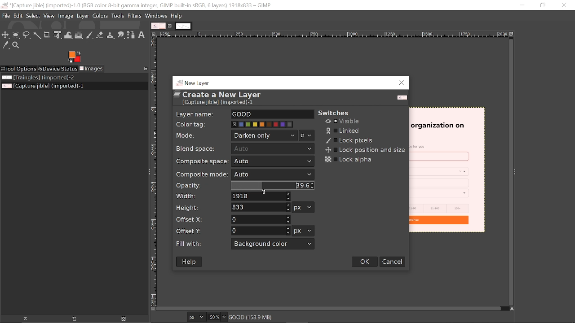  What do you see at coordinates (70, 319) in the screenshot?
I see `New display for the image` at bounding box center [70, 319].